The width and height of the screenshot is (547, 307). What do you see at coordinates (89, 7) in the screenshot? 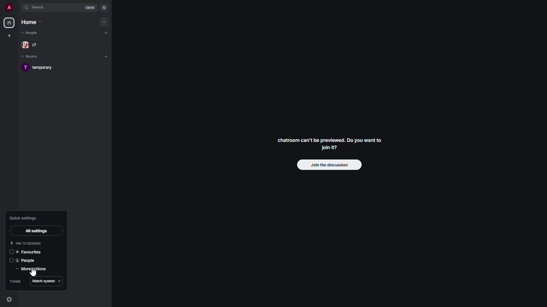
I see `ctrl K` at bounding box center [89, 7].